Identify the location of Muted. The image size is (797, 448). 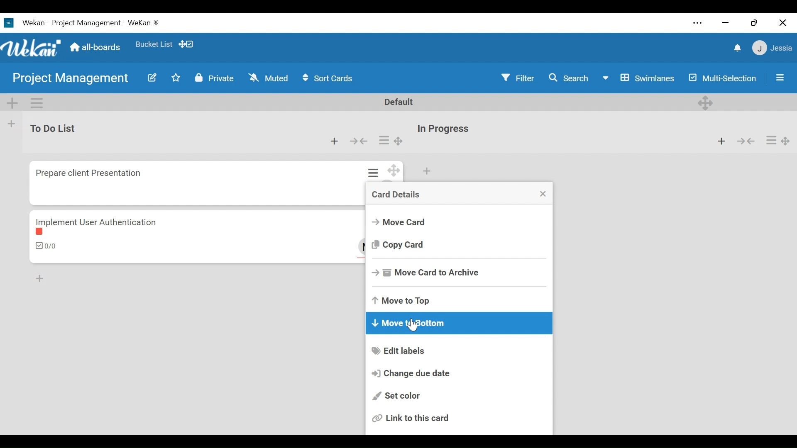
(267, 78).